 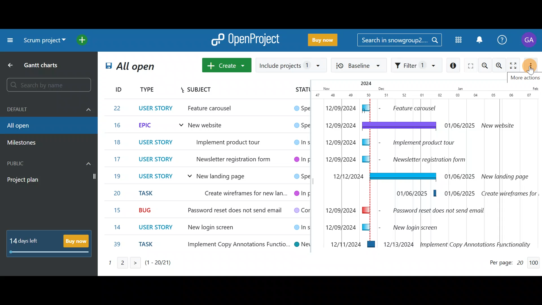 What do you see at coordinates (359, 66) in the screenshot?
I see `Filter baseline` at bounding box center [359, 66].